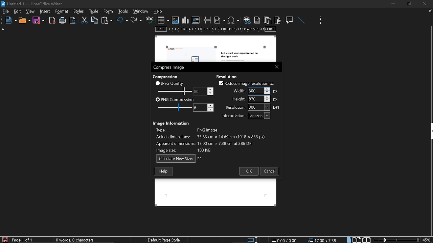  Describe the element at coordinates (208, 20) in the screenshot. I see `insert page break` at that location.